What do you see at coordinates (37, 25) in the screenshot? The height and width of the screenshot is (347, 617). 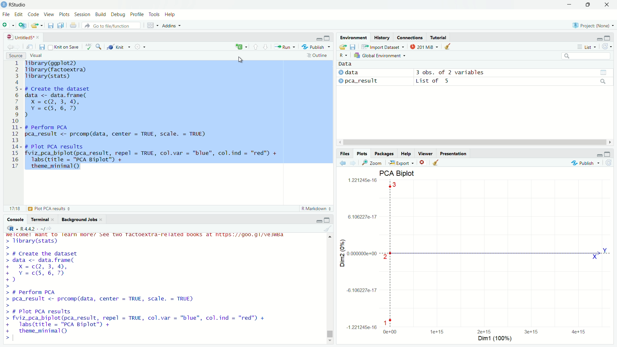 I see `open an existing file` at bounding box center [37, 25].